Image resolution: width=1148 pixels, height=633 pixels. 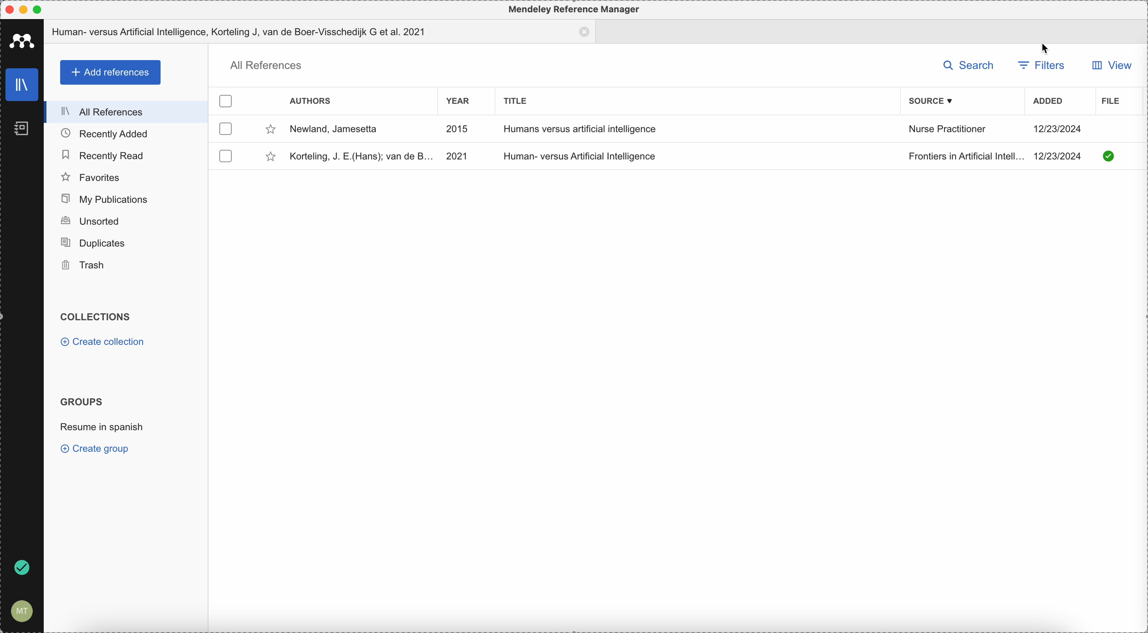 What do you see at coordinates (125, 244) in the screenshot?
I see `duplicates` at bounding box center [125, 244].